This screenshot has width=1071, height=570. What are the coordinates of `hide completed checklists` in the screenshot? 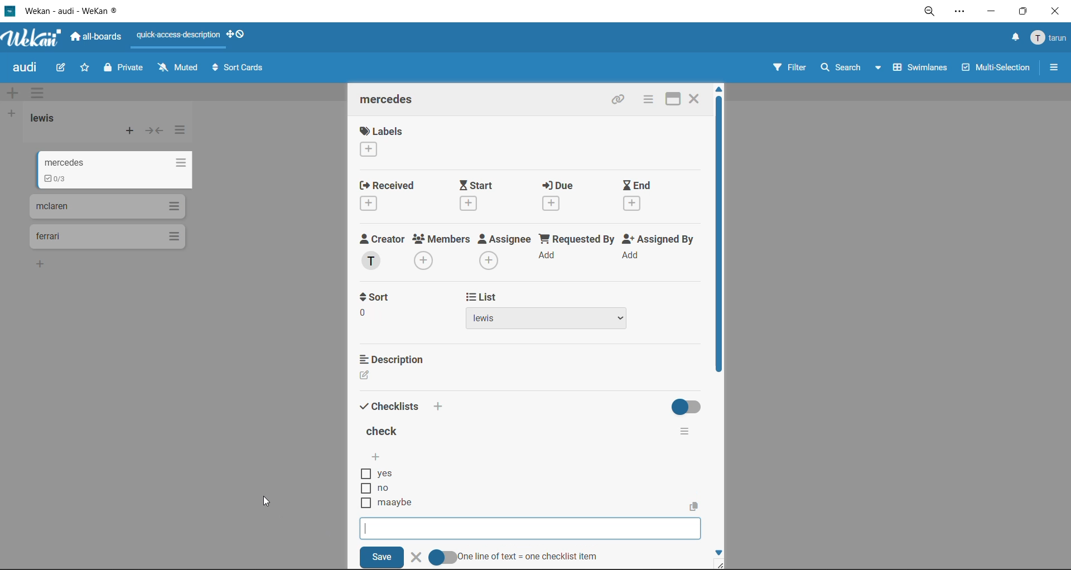 It's located at (689, 405).